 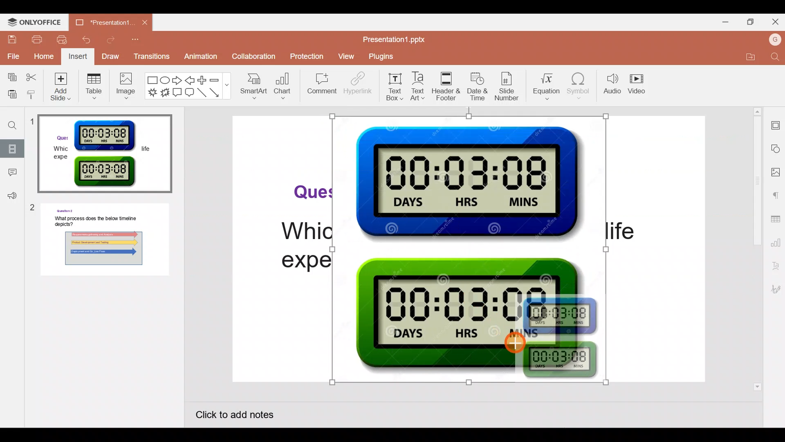 What do you see at coordinates (126, 87) in the screenshot?
I see `Image` at bounding box center [126, 87].